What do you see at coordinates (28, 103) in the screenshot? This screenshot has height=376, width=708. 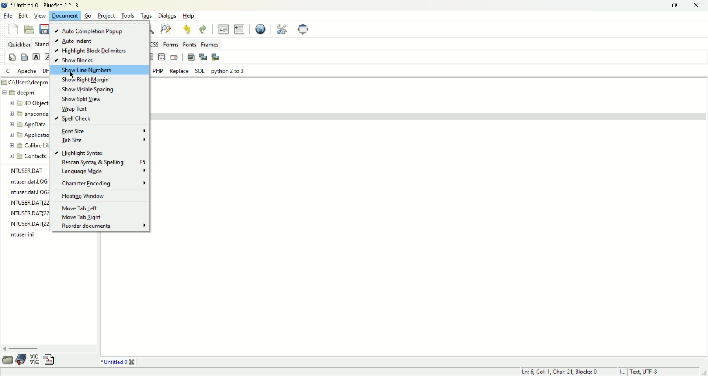 I see `3D object` at bounding box center [28, 103].